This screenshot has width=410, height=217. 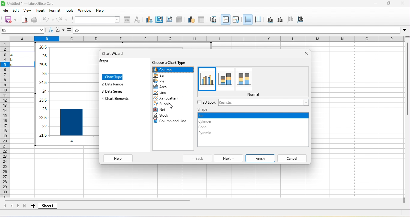 What do you see at coordinates (164, 87) in the screenshot?
I see `area` at bounding box center [164, 87].